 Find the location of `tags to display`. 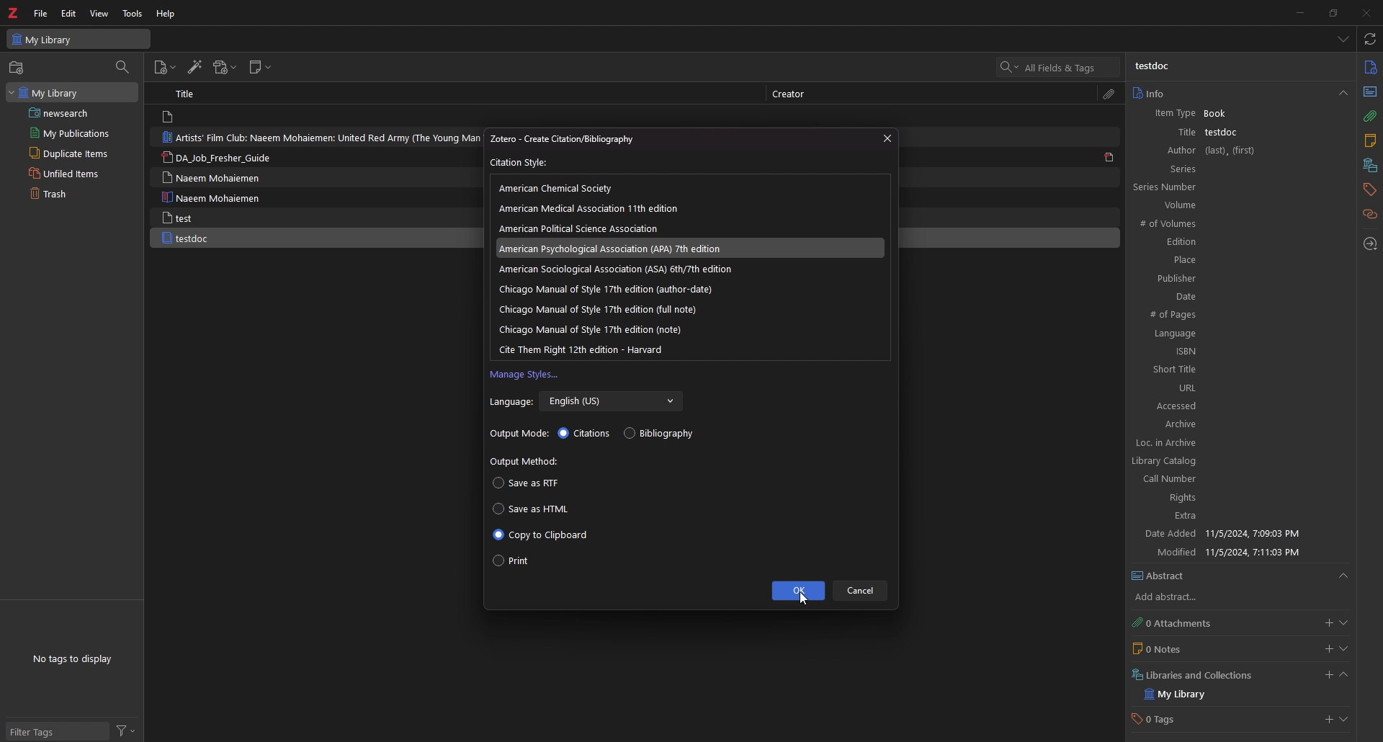

tags to display is located at coordinates (76, 658).